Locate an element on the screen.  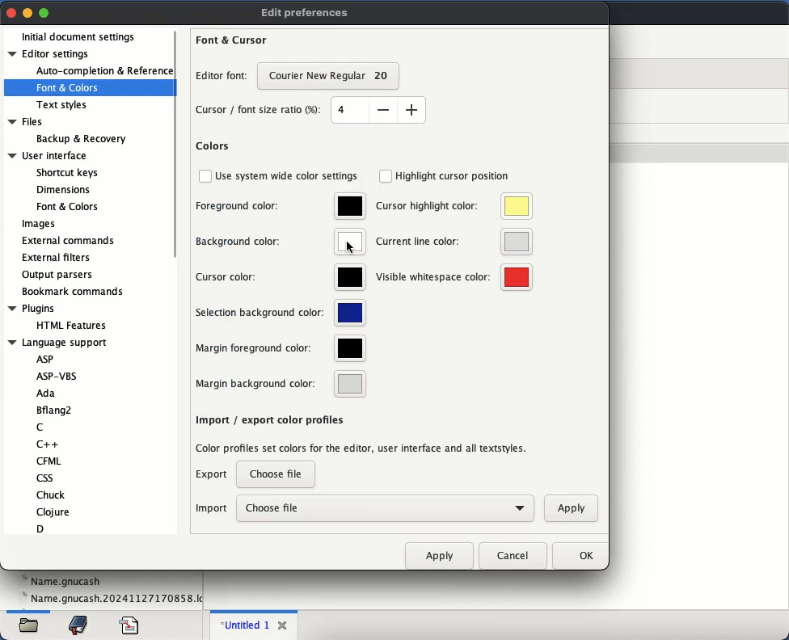
auto-completion and reference is located at coordinates (100, 70).